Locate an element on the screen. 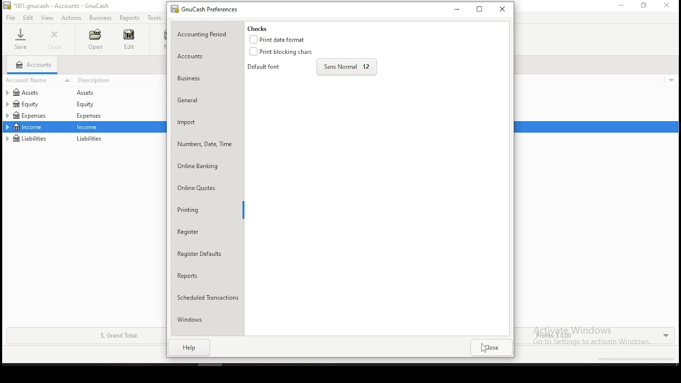 The image size is (681, 383). checkbox: print blocking character is located at coordinates (285, 51).